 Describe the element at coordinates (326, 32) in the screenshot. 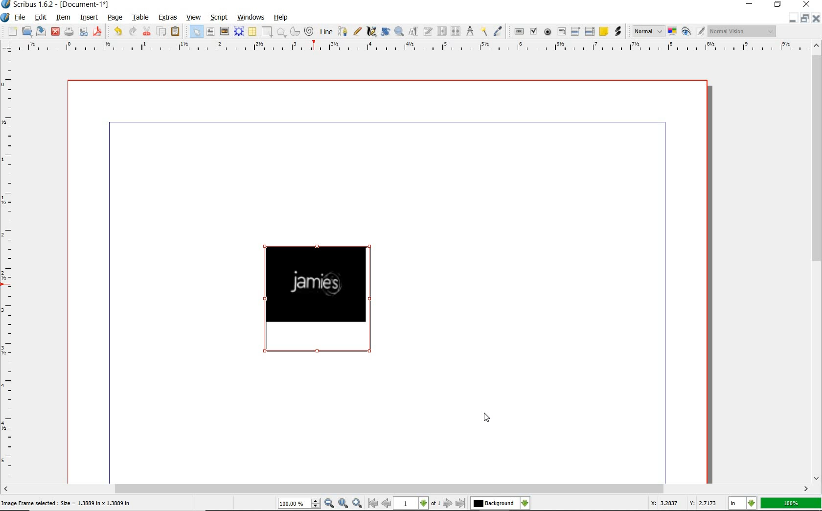

I see `LINE` at that location.